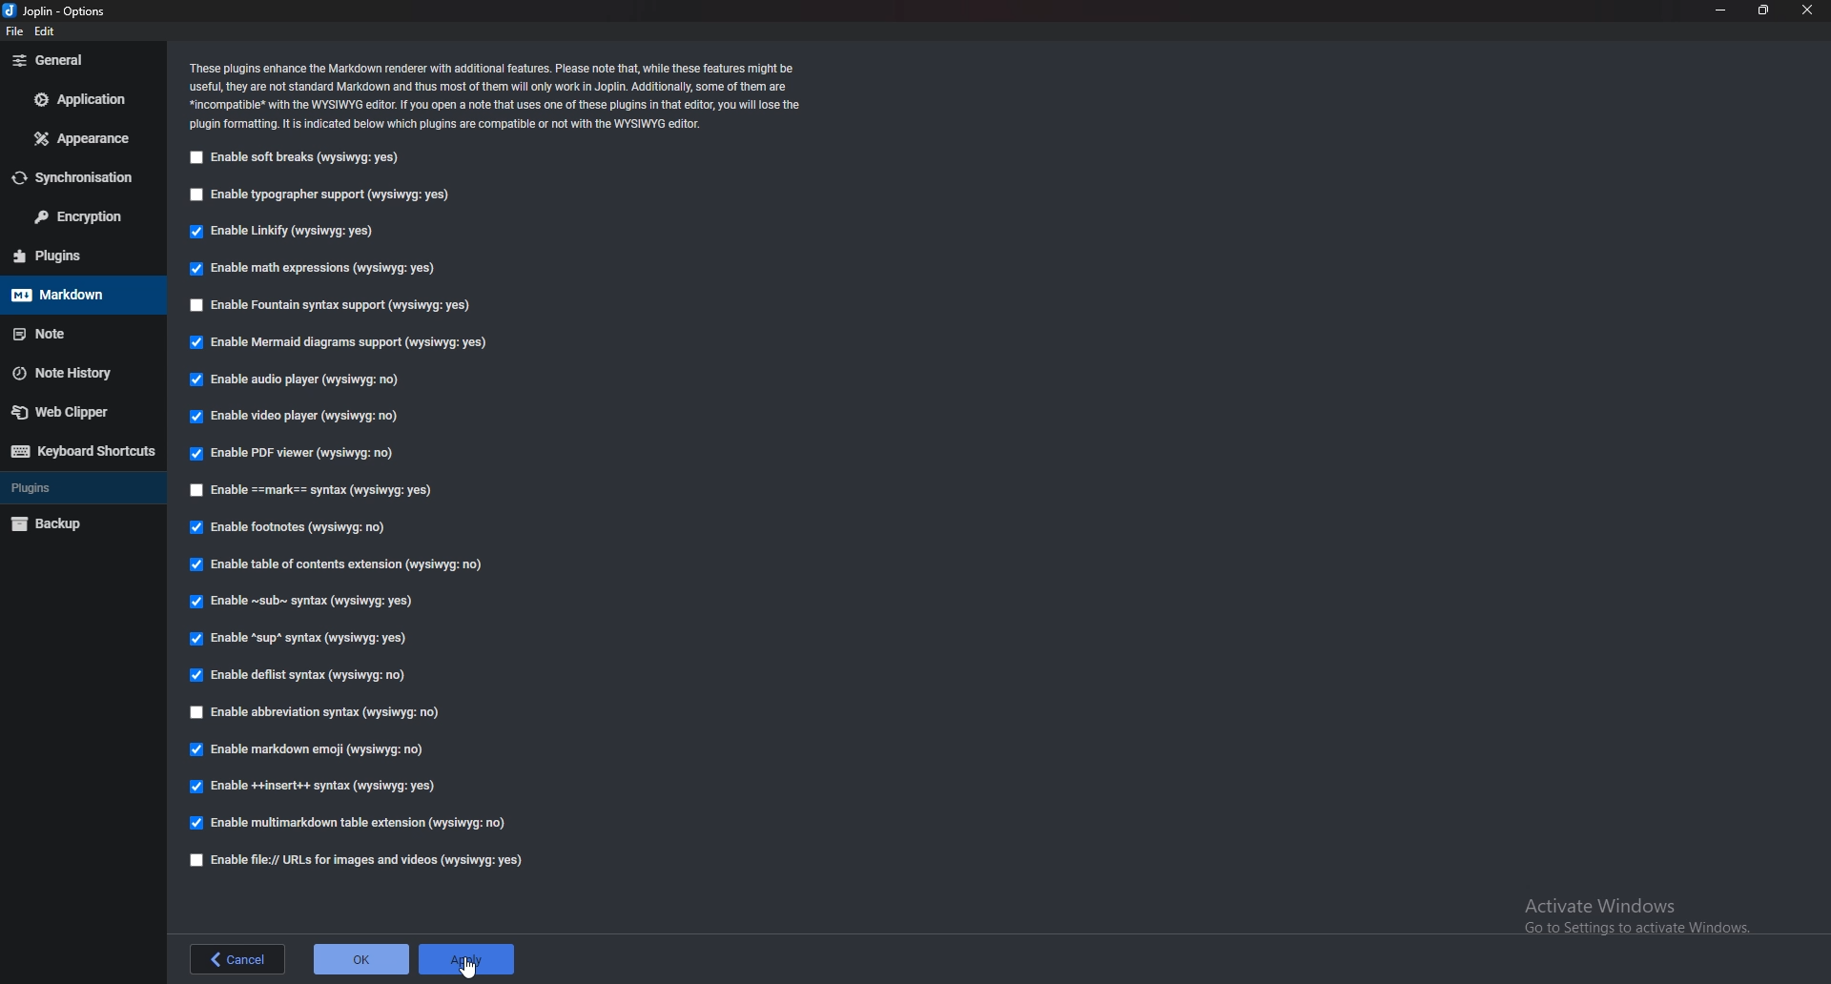  I want to click on Application, so click(82, 100).